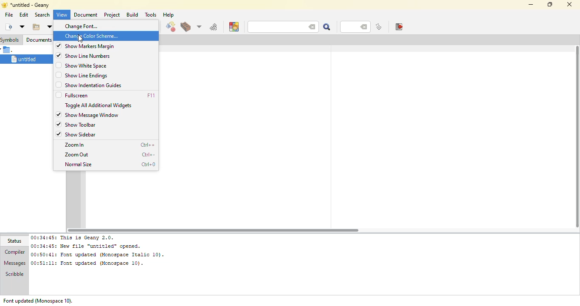  Describe the element at coordinates (132, 14) in the screenshot. I see `build` at that location.